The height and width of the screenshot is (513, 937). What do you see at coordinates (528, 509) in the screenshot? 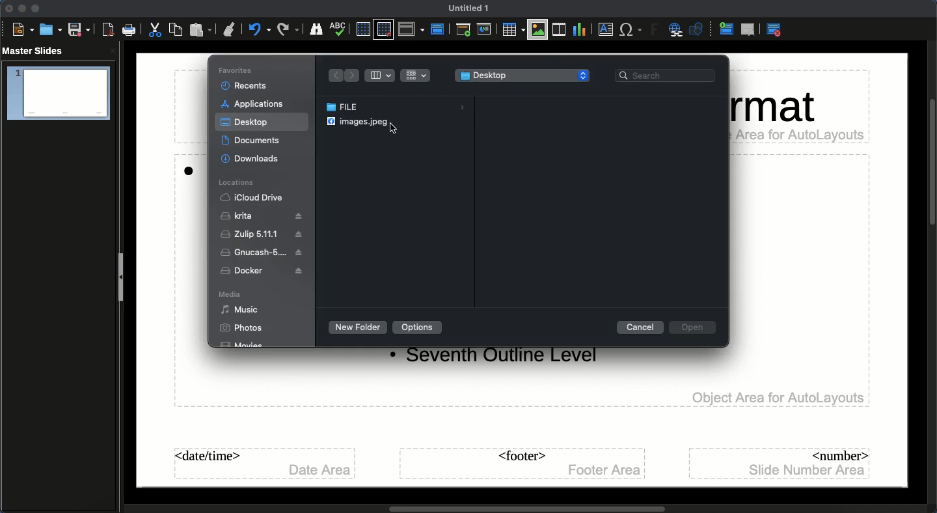
I see `Scroll bar` at bounding box center [528, 509].